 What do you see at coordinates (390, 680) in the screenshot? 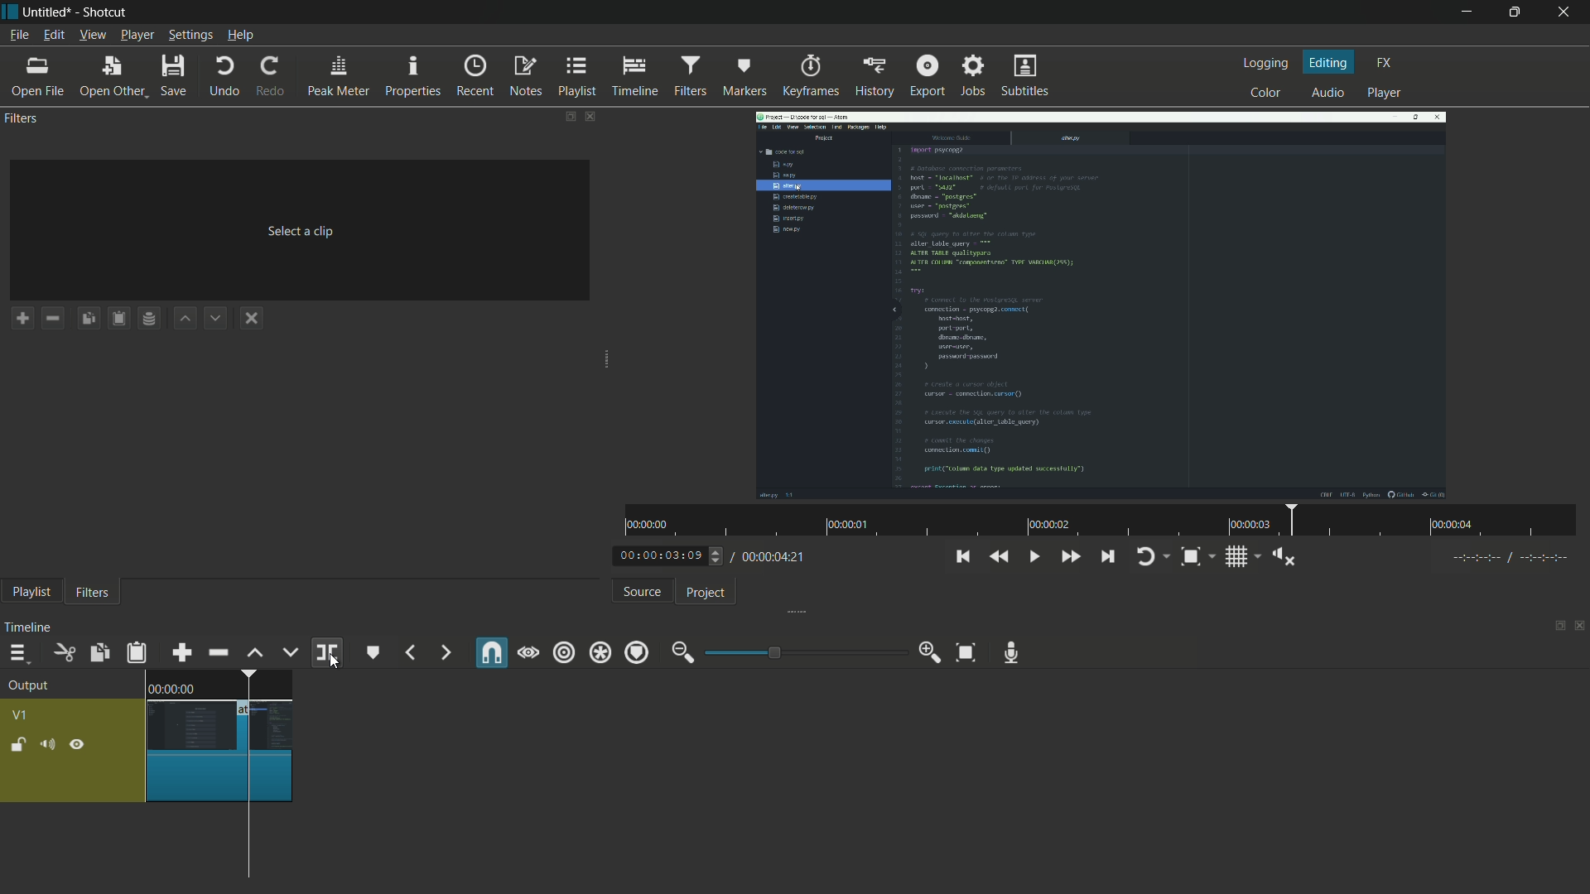
I see `split at playhead pop up` at bounding box center [390, 680].